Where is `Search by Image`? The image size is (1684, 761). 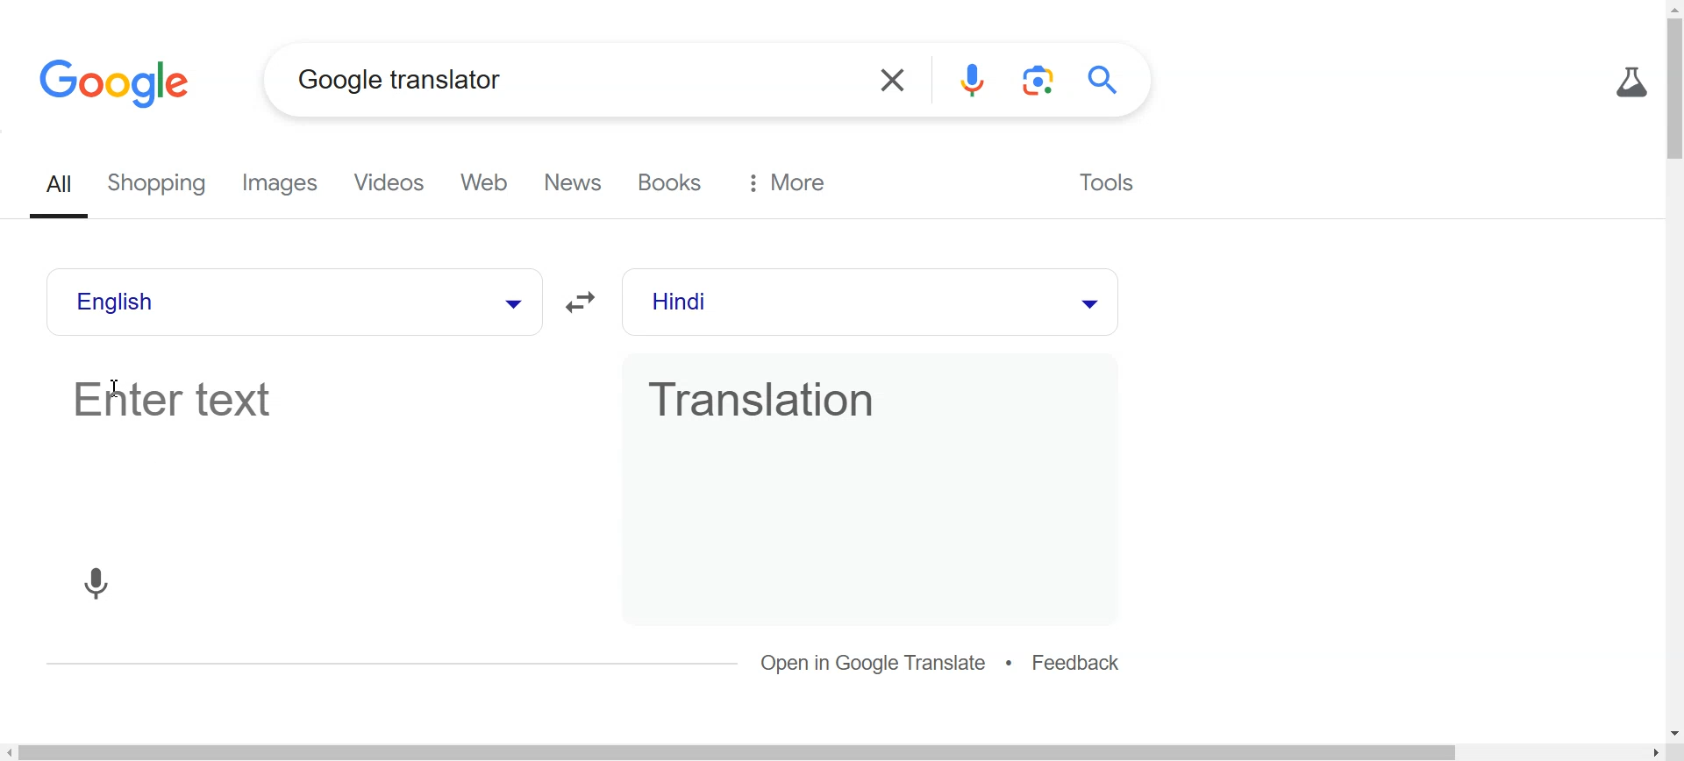 Search by Image is located at coordinates (1041, 81).